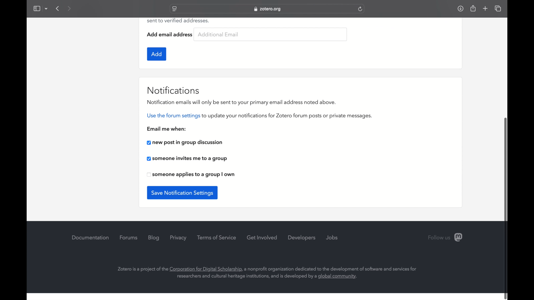 This screenshot has height=300, width=534. I want to click on blog, so click(154, 238).